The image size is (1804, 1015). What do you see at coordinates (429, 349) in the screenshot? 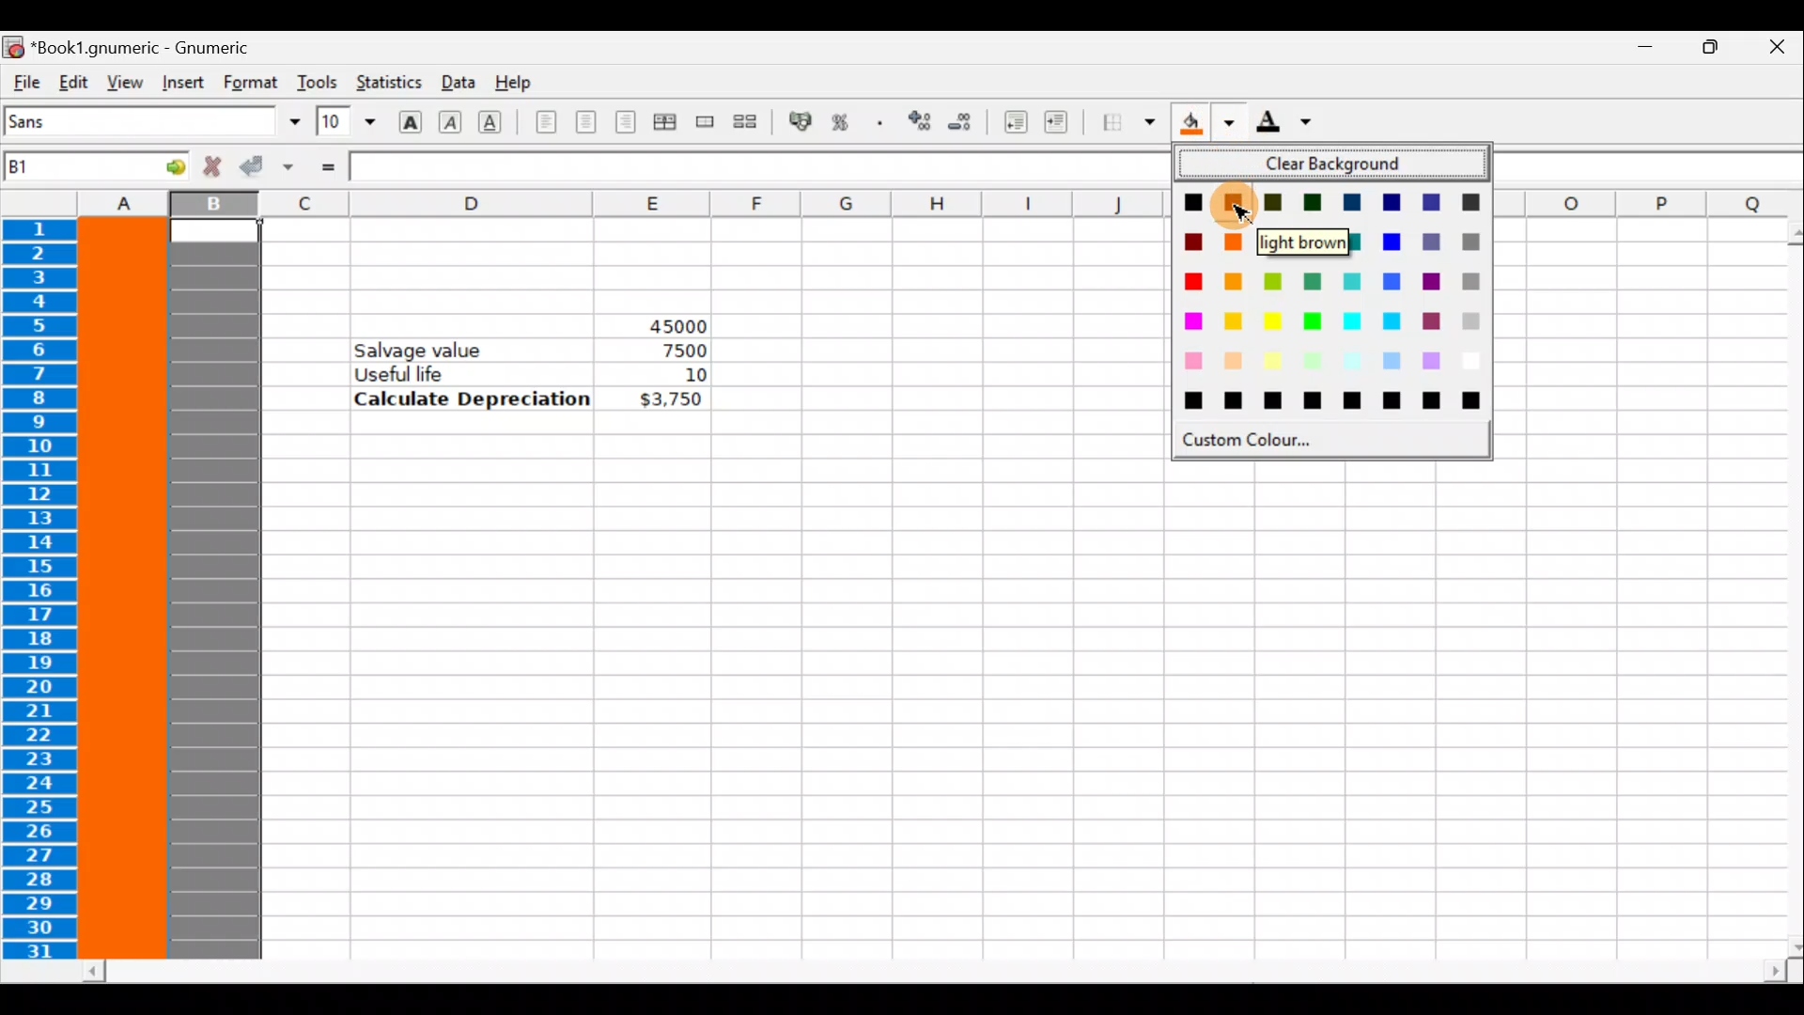
I see `Salvage value` at bounding box center [429, 349].